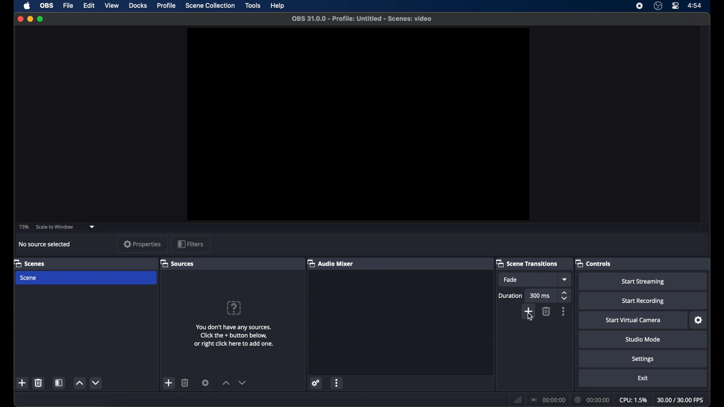 The height and width of the screenshot is (407, 724). What do you see at coordinates (359, 124) in the screenshot?
I see `preview` at bounding box center [359, 124].